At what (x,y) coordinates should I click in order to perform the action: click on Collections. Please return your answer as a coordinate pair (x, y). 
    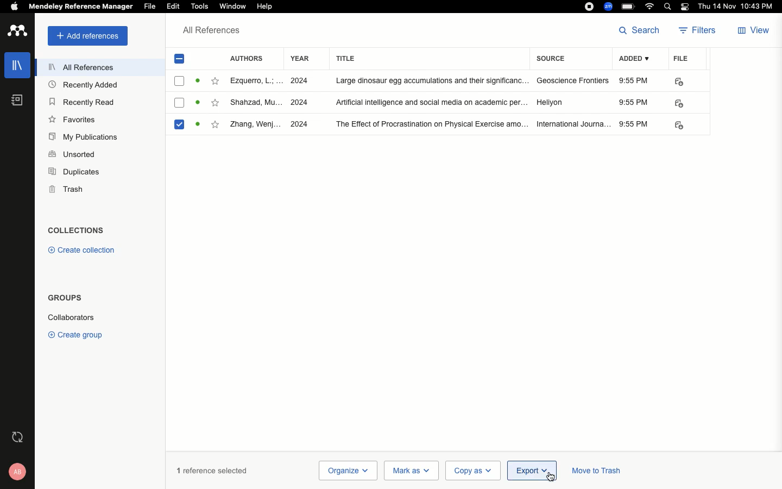
    Looking at the image, I should click on (76, 231).